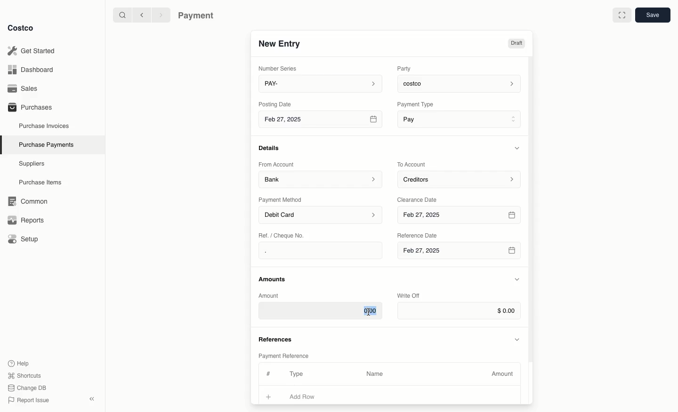 The image size is (678, 412). I want to click on Reports, so click(24, 219).